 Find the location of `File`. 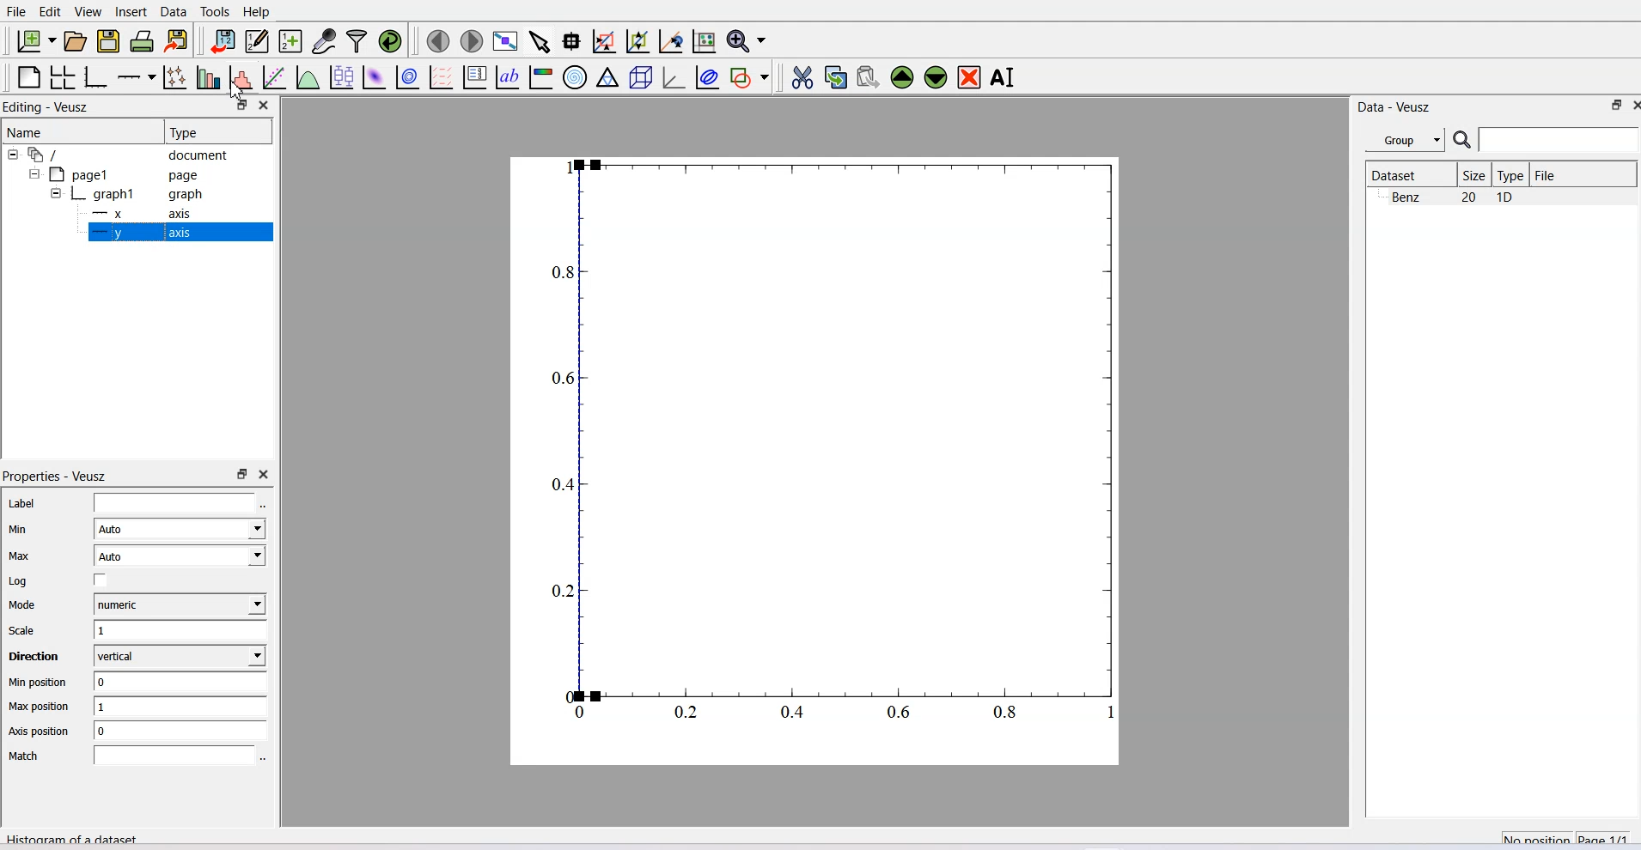

File is located at coordinates (16, 11).